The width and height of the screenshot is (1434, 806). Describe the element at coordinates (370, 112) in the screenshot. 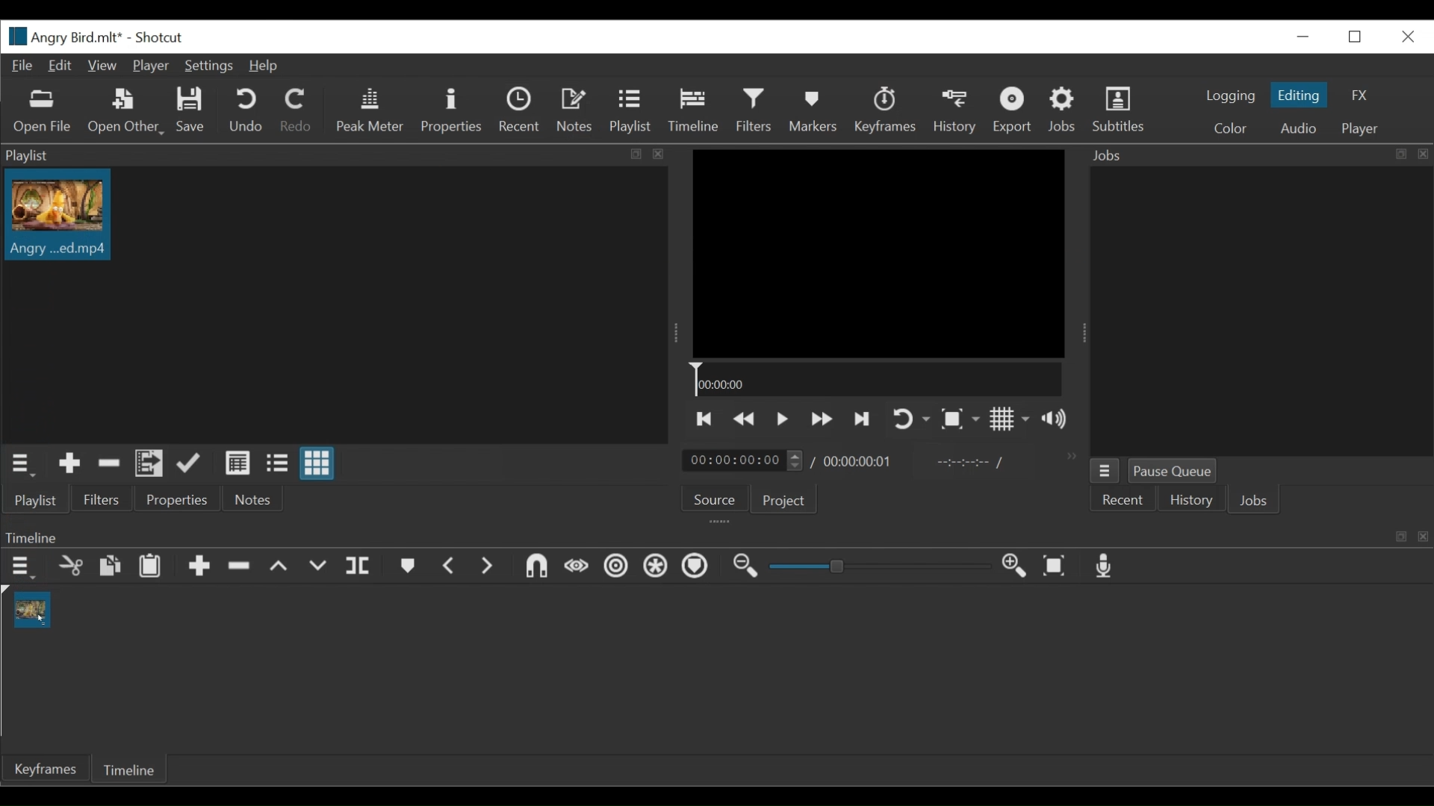

I see `Peak Meter` at that location.